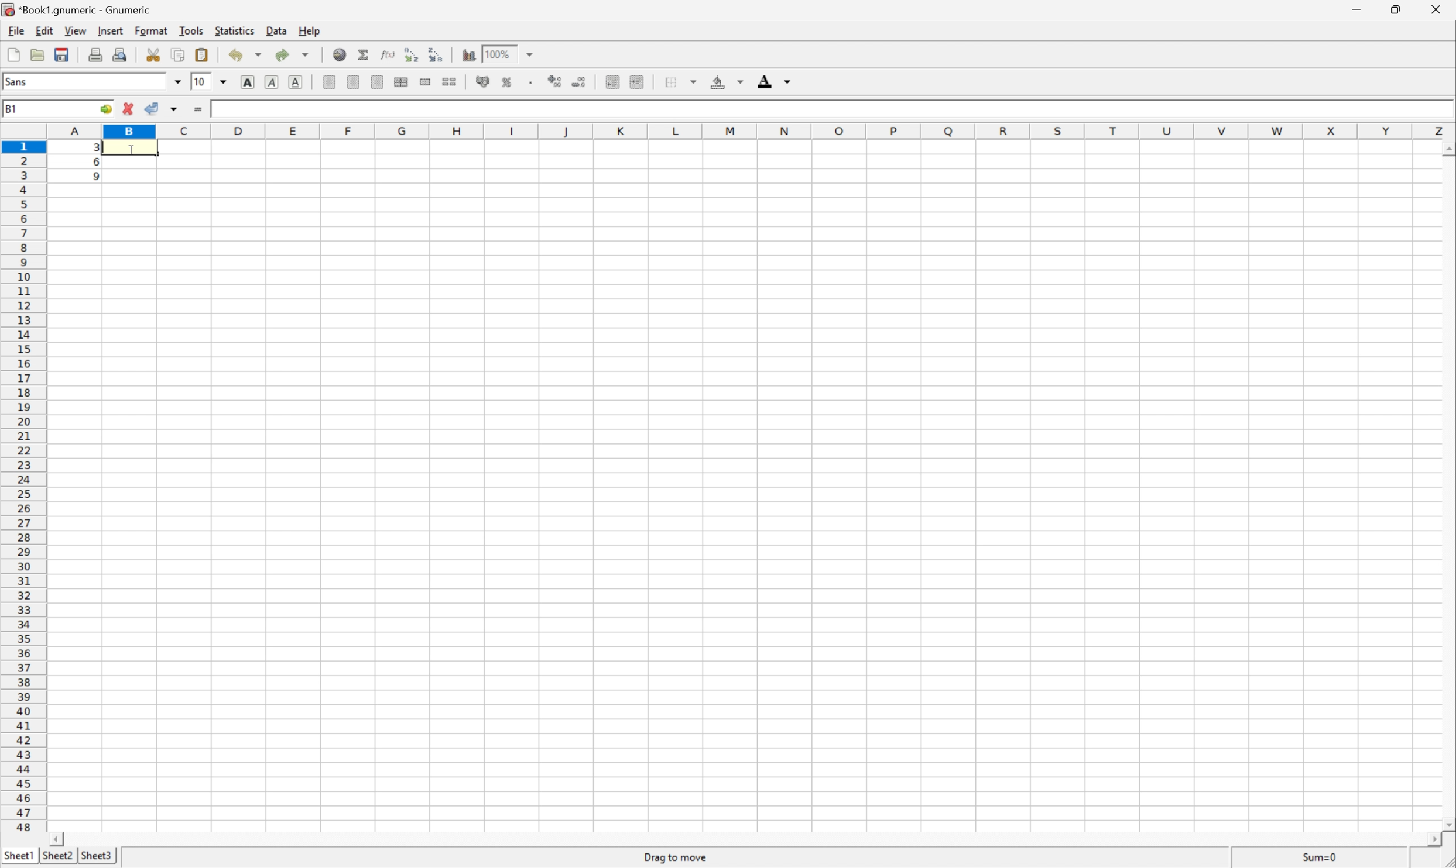 The width and height of the screenshot is (1456, 868). Describe the element at coordinates (44, 30) in the screenshot. I see `Edit` at that location.